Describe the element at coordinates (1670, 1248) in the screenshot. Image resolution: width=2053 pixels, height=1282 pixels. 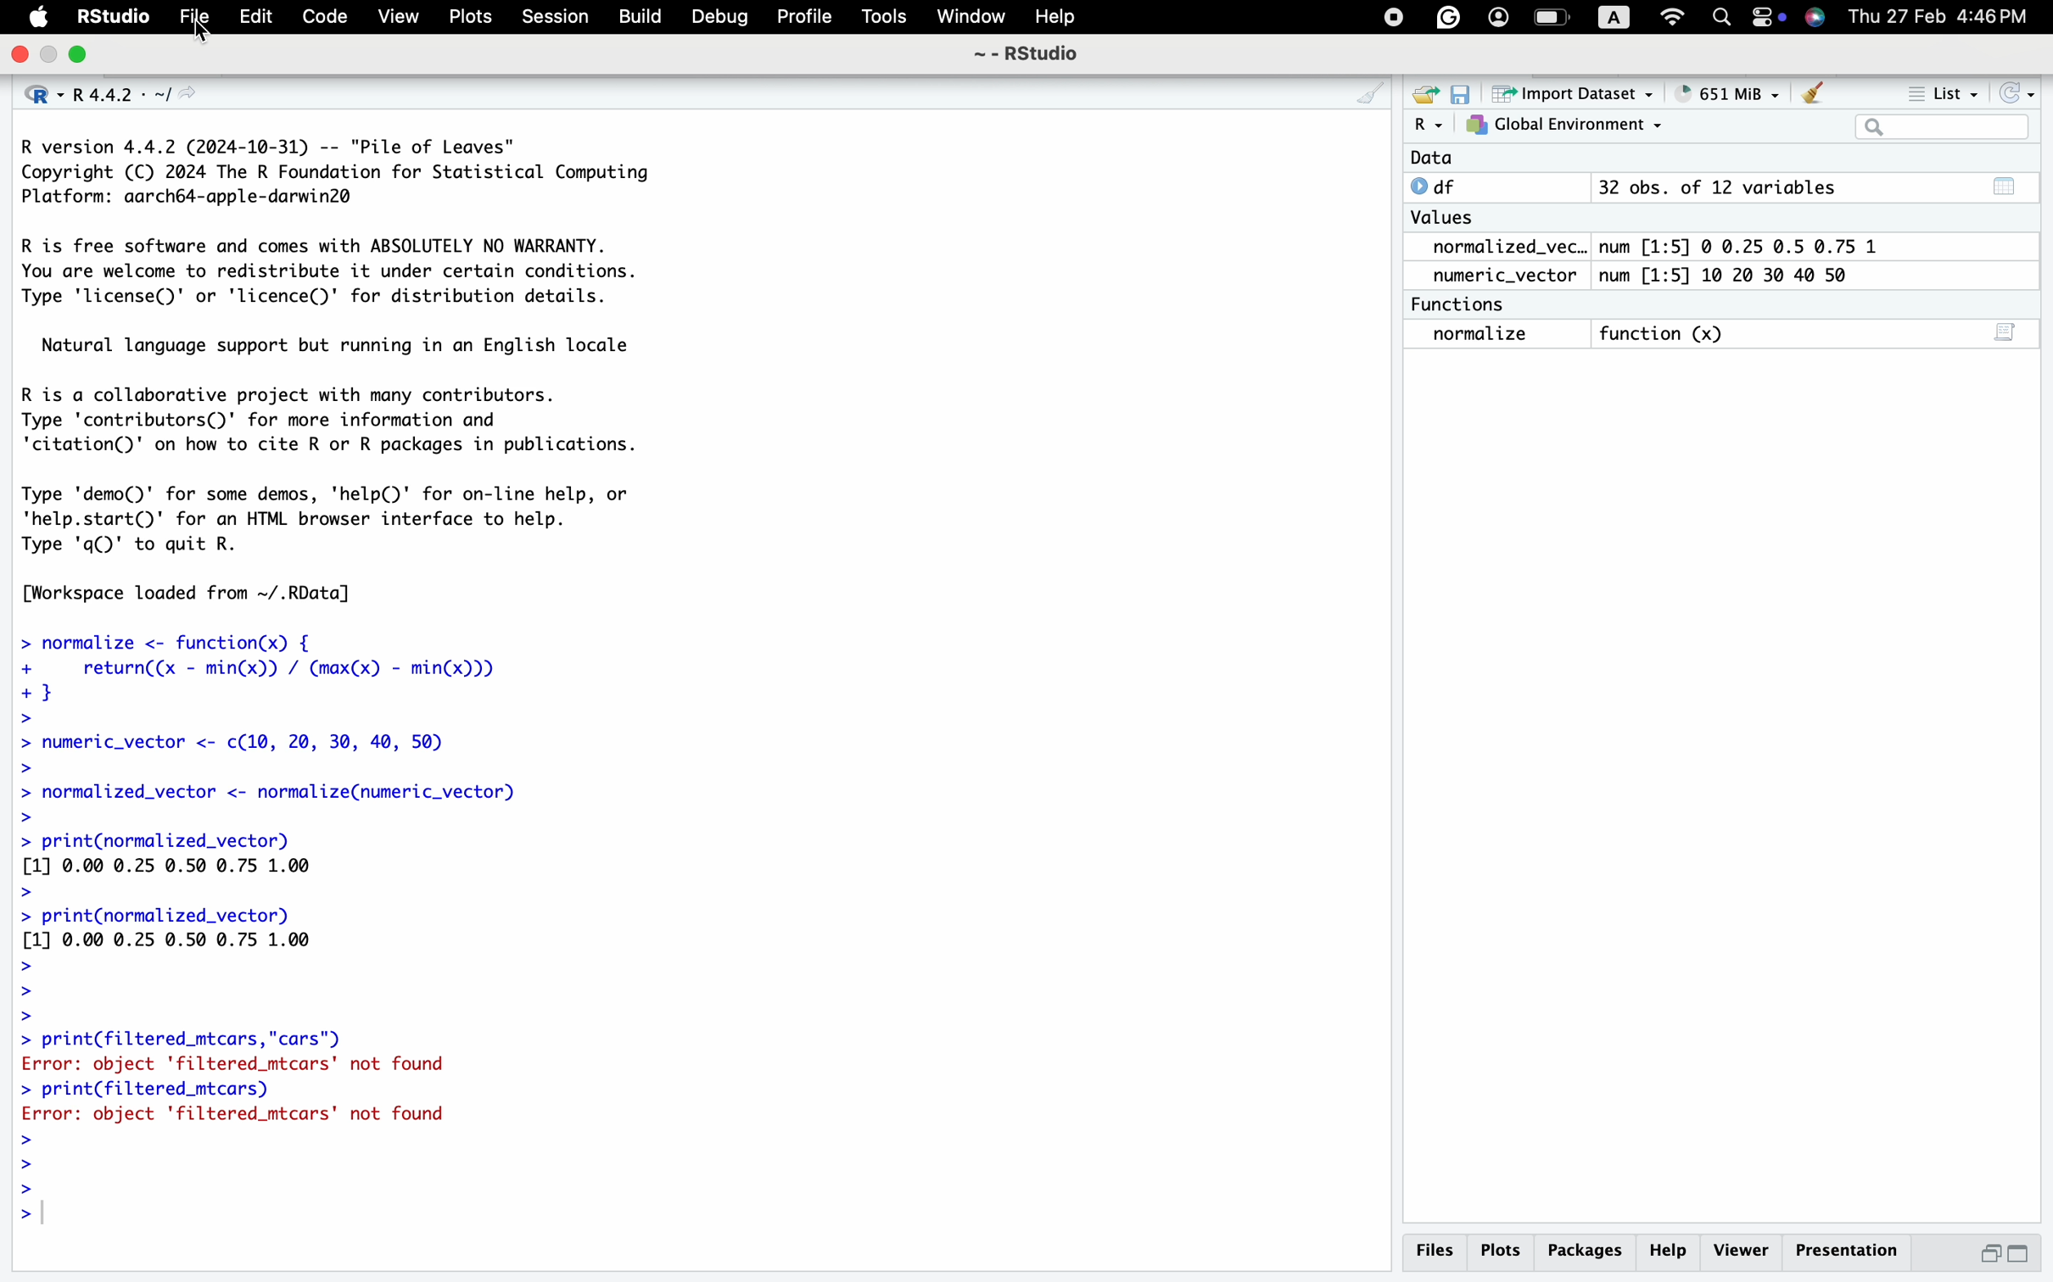
I see `Help` at that location.